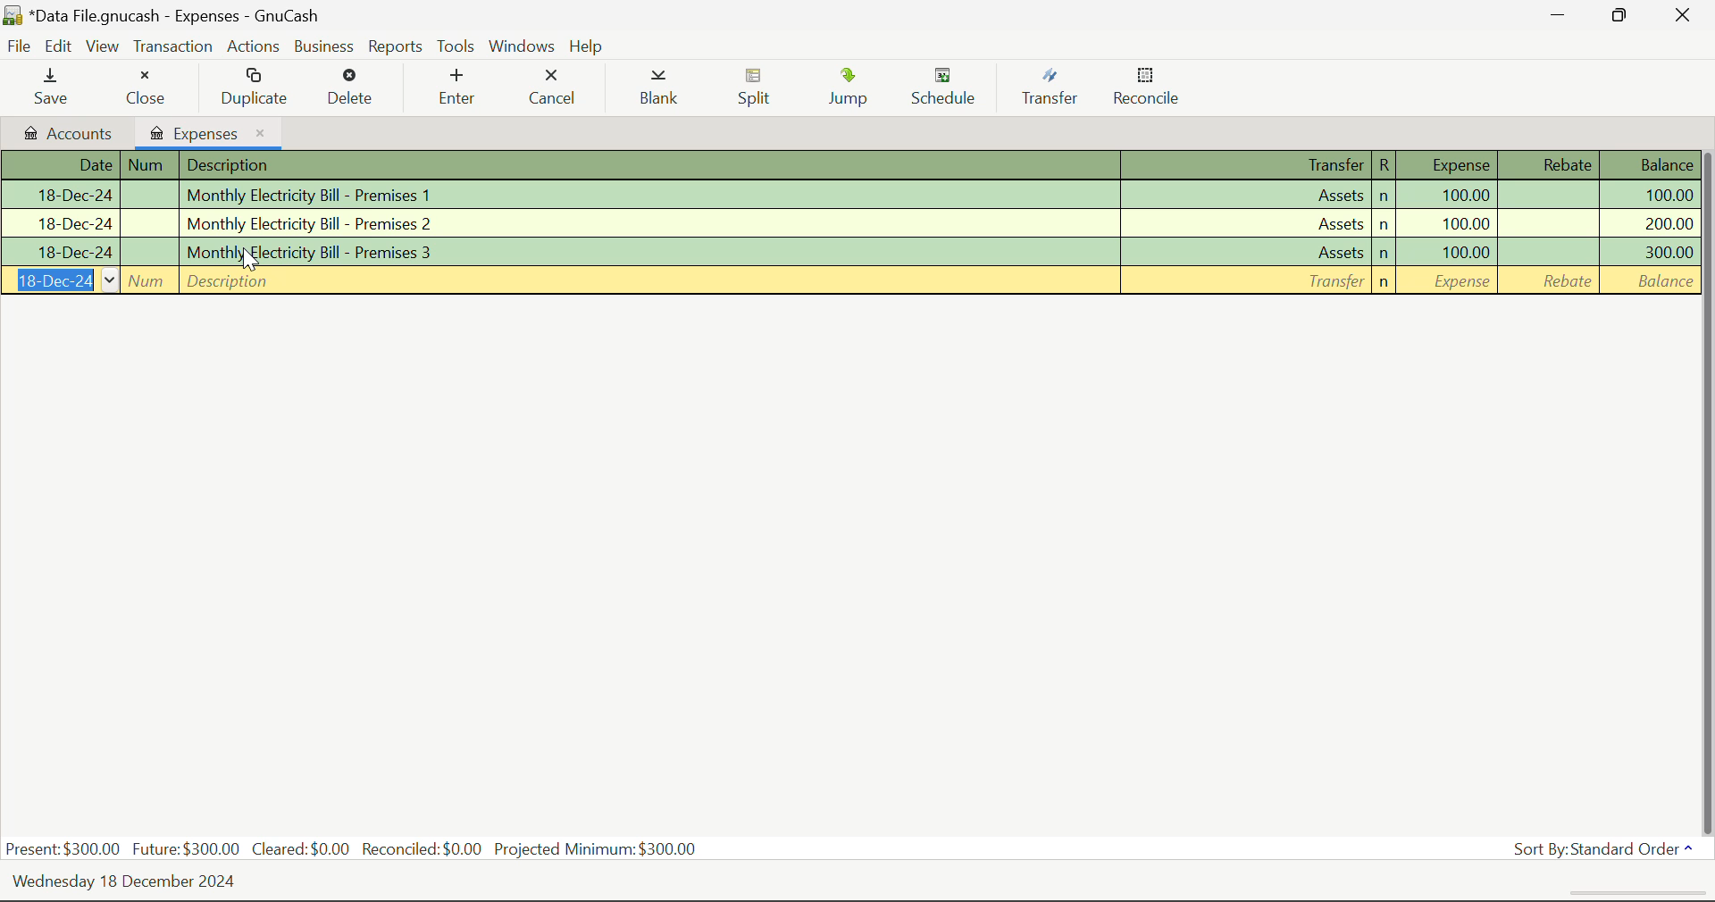 This screenshot has width=1715, height=902. Describe the element at coordinates (589, 45) in the screenshot. I see `Help` at that location.